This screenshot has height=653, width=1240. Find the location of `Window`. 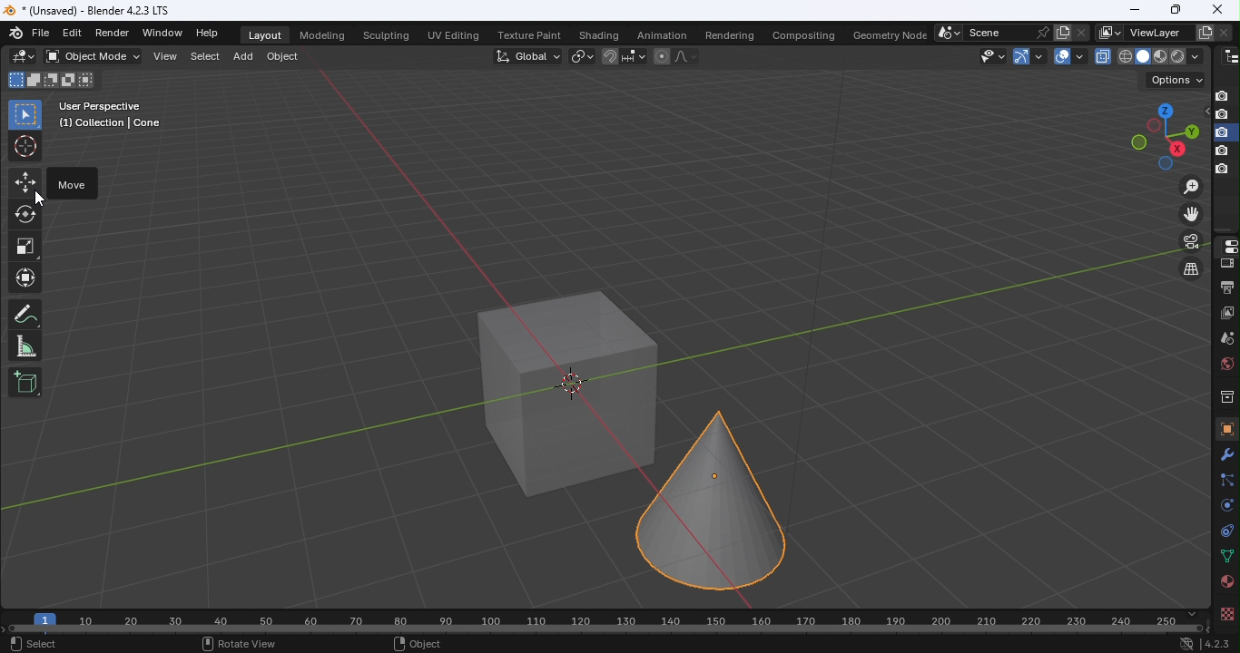

Window is located at coordinates (162, 33).